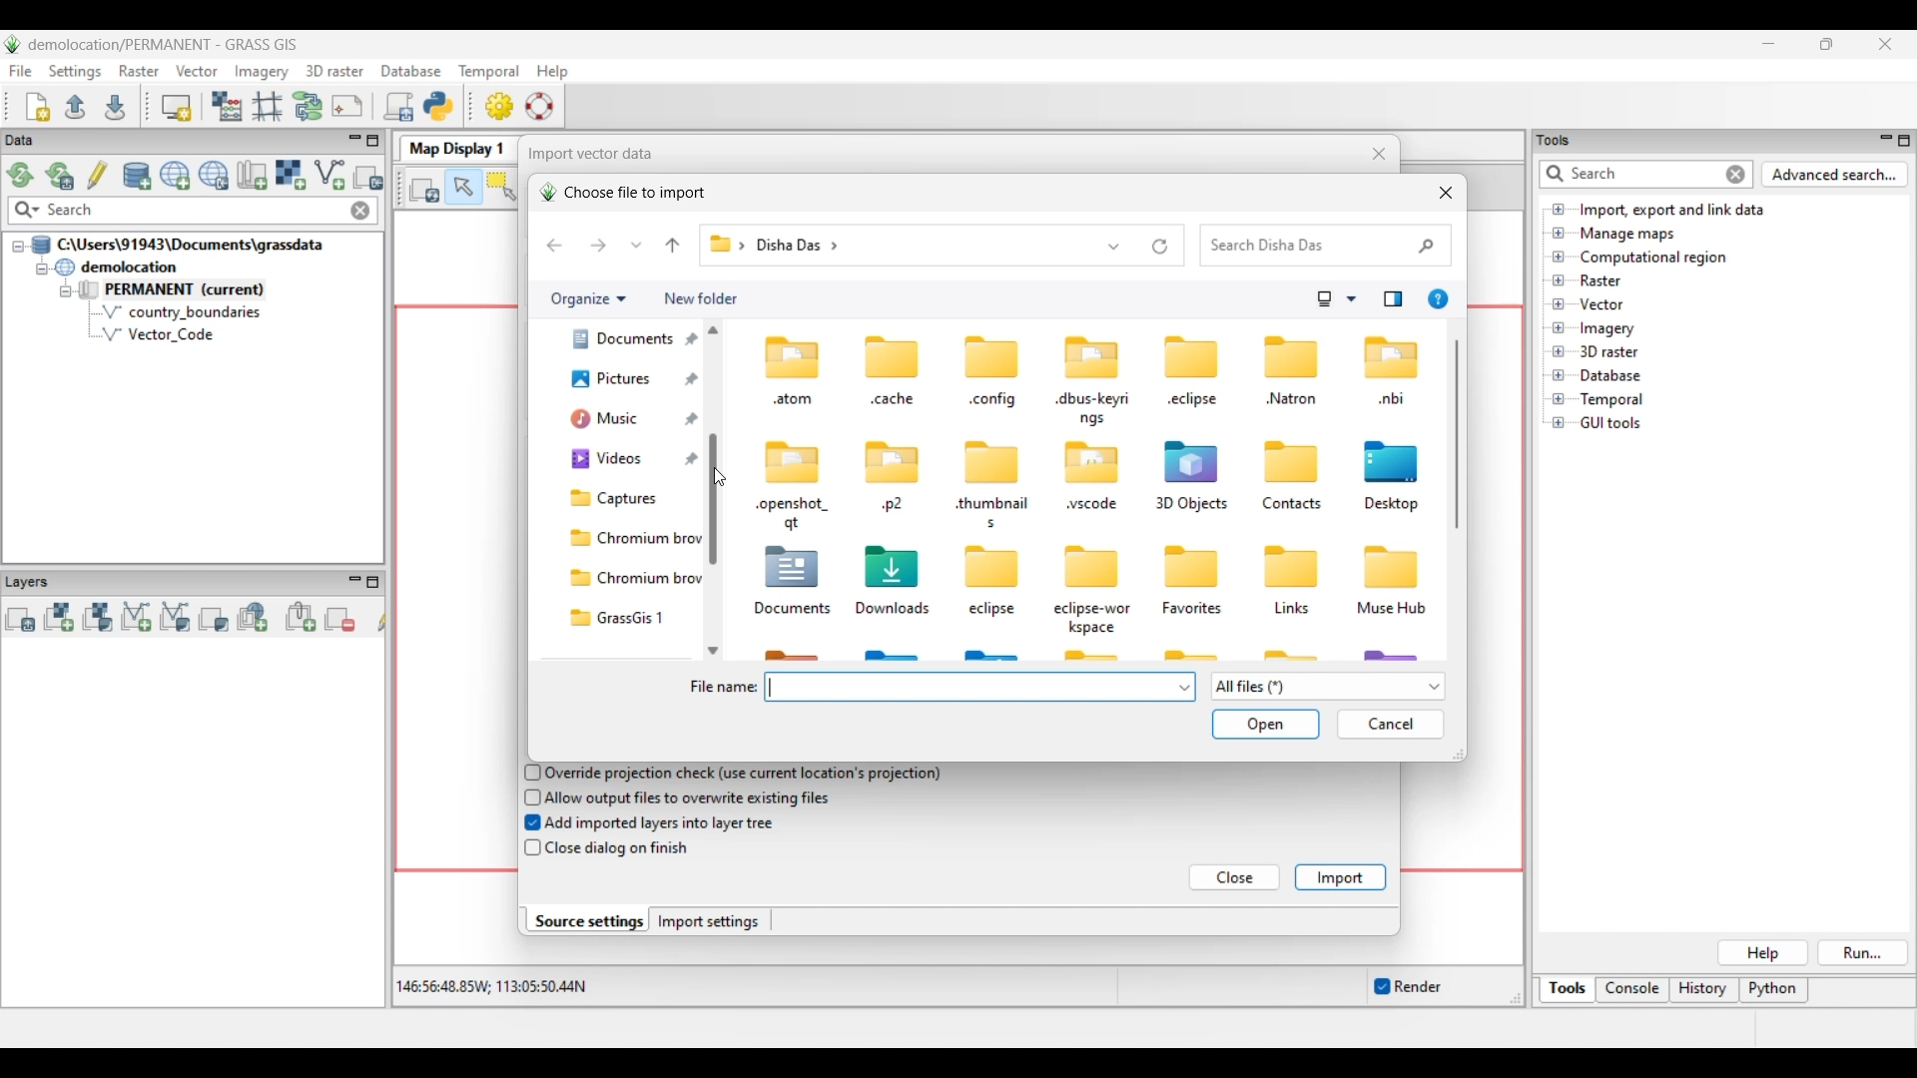 The width and height of the screenshot is (1917, 1078). I want to click on Quick slide to bottom, so click(713, 651).